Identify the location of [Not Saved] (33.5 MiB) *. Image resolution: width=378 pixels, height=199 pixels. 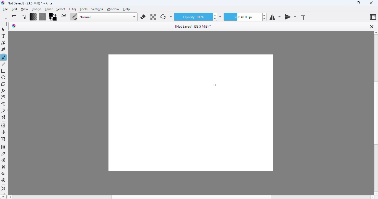
(193, 26).